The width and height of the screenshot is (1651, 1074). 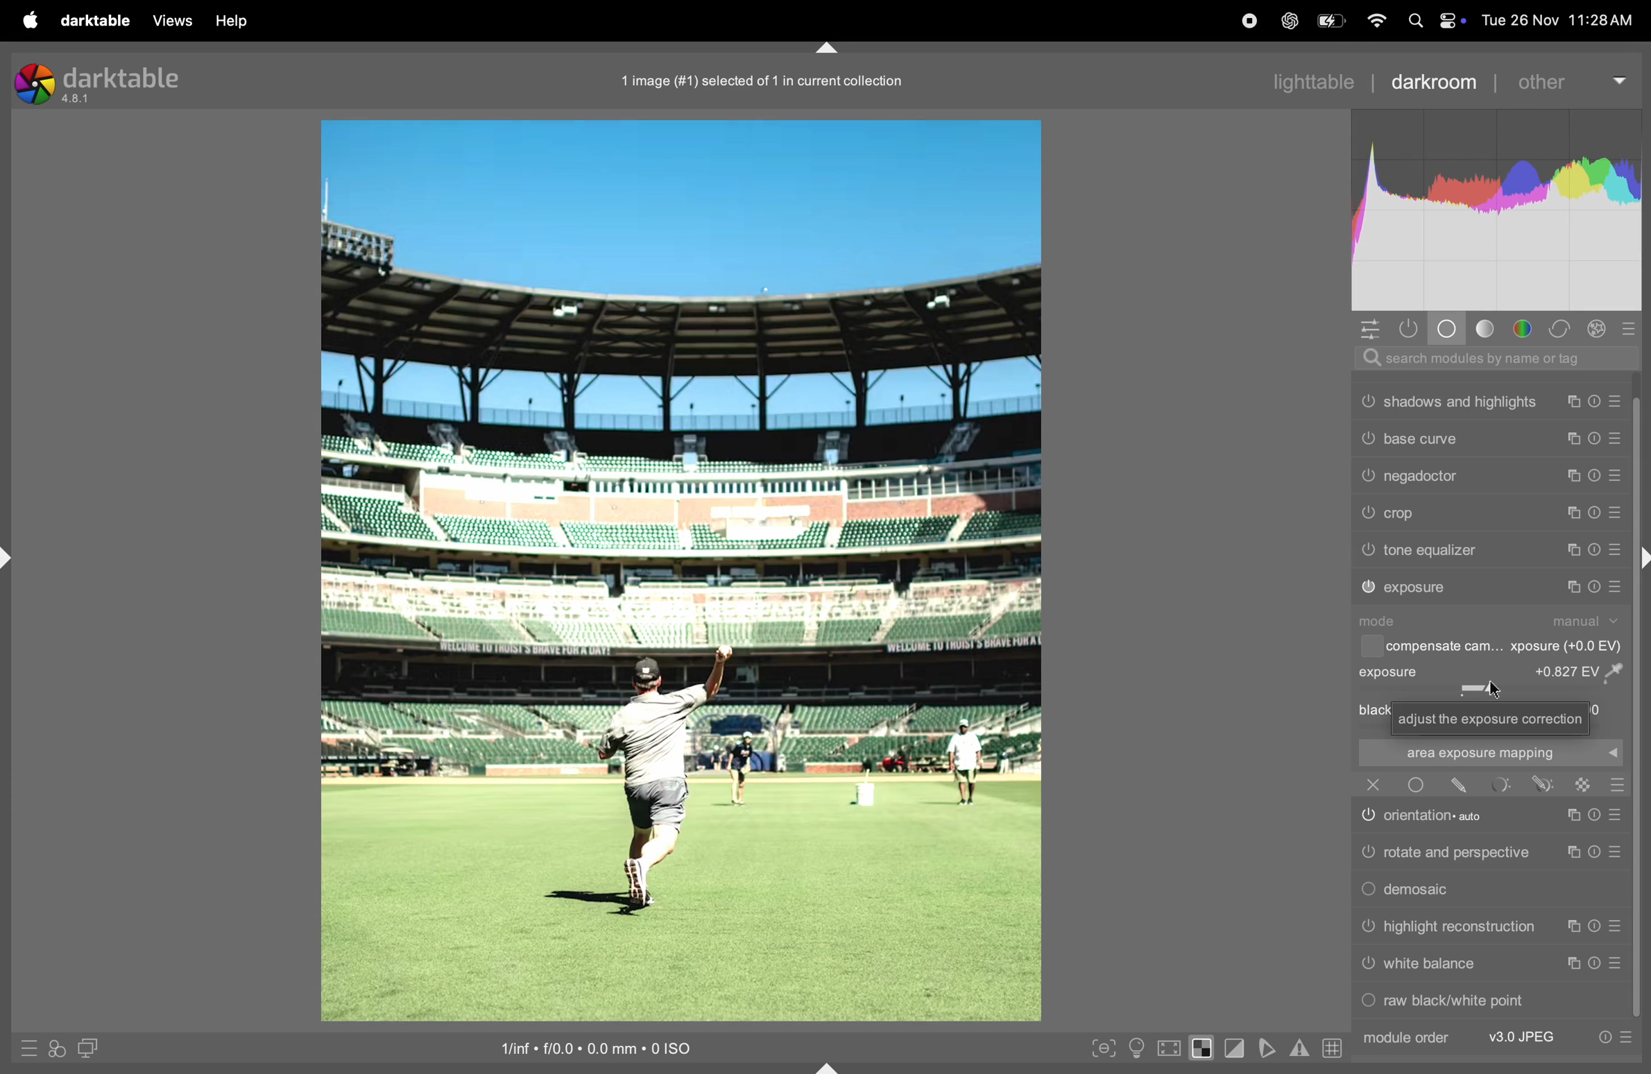 What do you see at coordinates (1617, 476) in the screenshot?
I see `Presets ` at bounding box center [1617, 476].